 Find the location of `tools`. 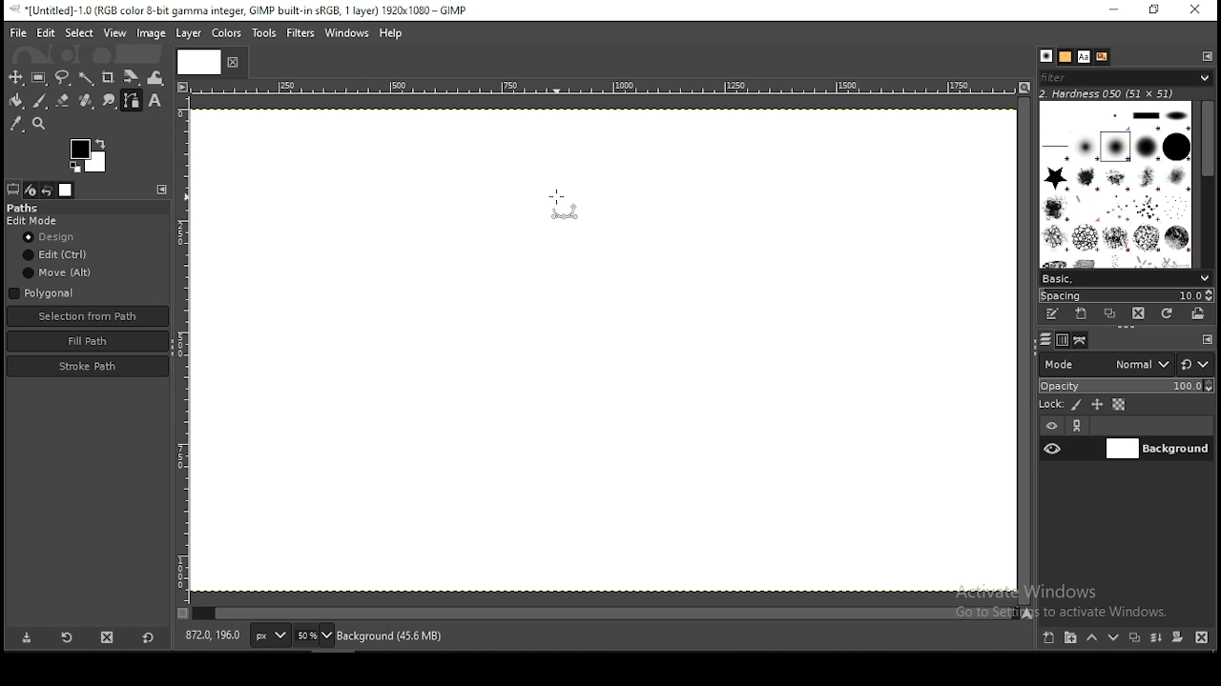

tools is located at coordinates (263, 33).